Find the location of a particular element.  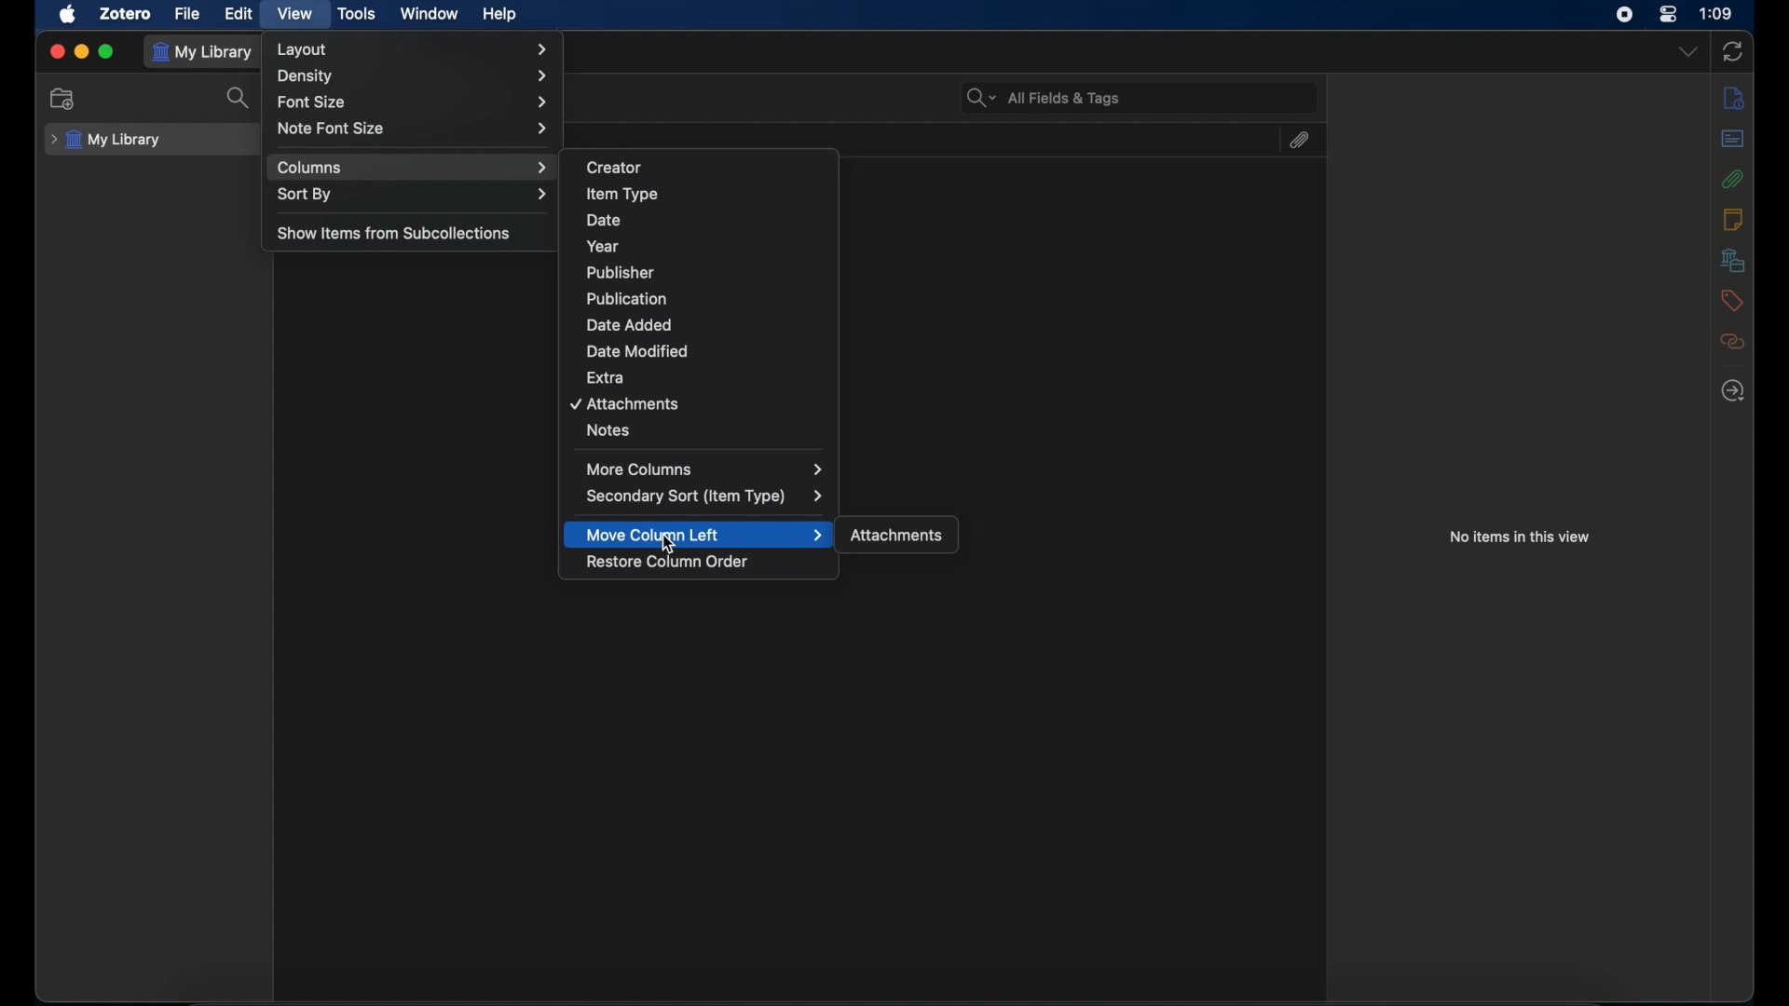

abstract is located at coordinates (1734, 139).